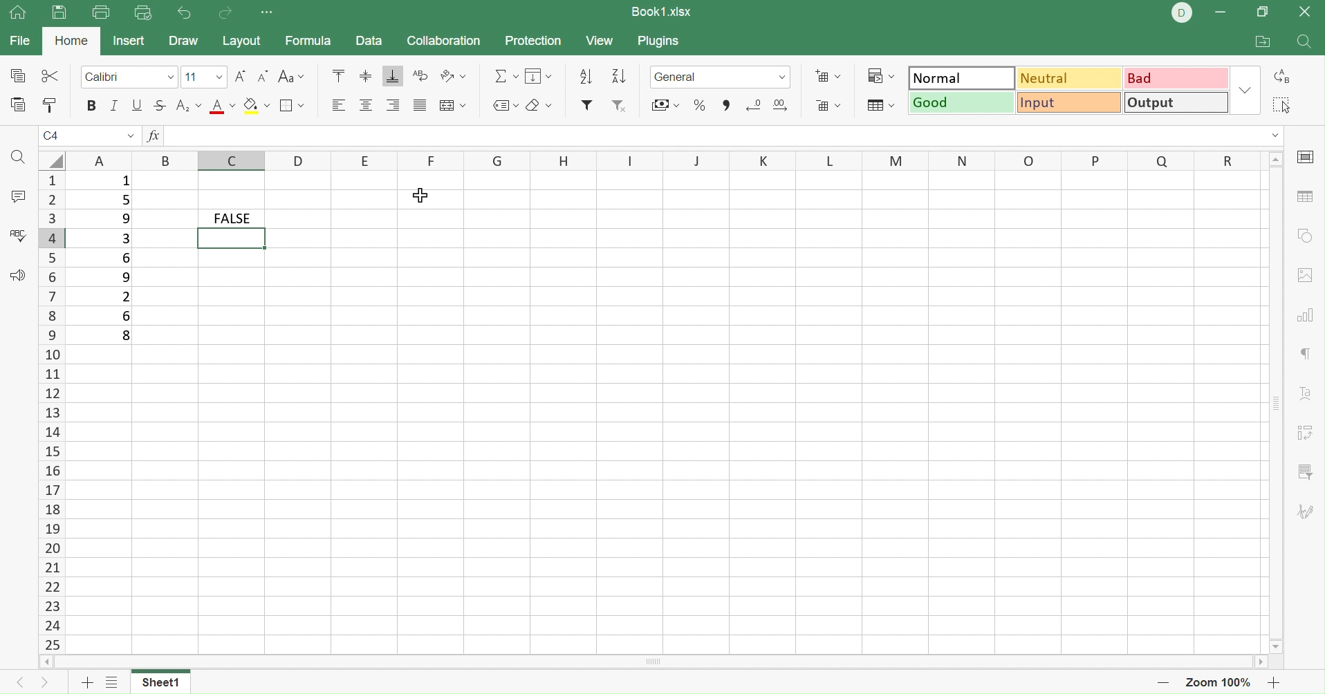 The width and height of the screenshot is (1325, 694). I want to click on Feedback & support, so click(17, 274).